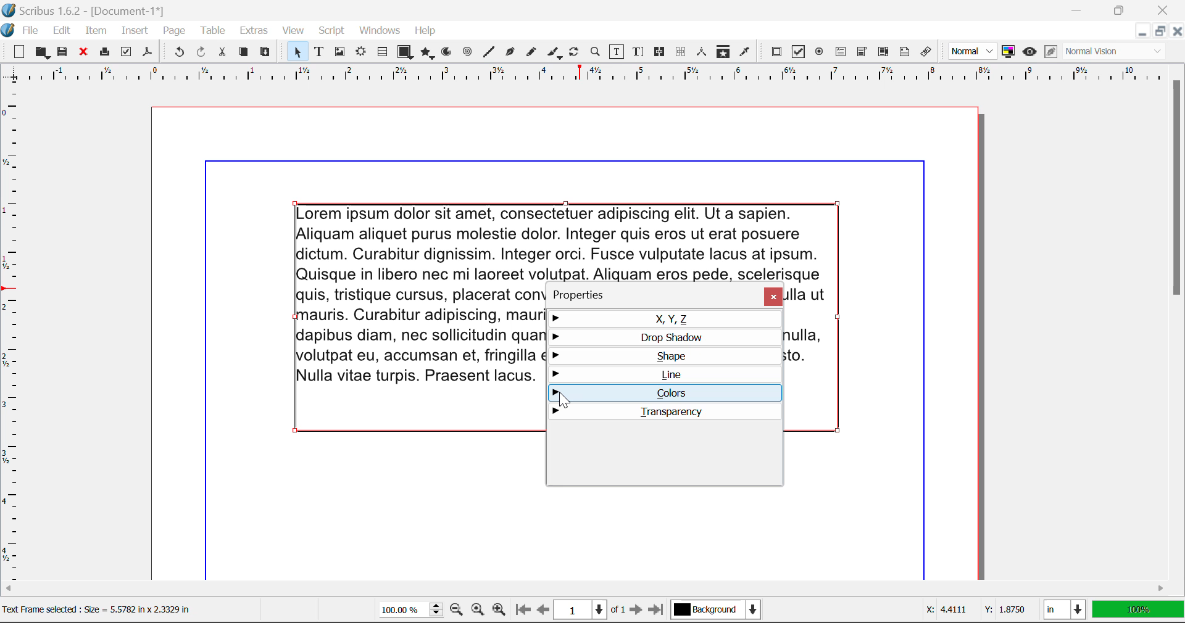  I want to click on Open, so click(43, 54).